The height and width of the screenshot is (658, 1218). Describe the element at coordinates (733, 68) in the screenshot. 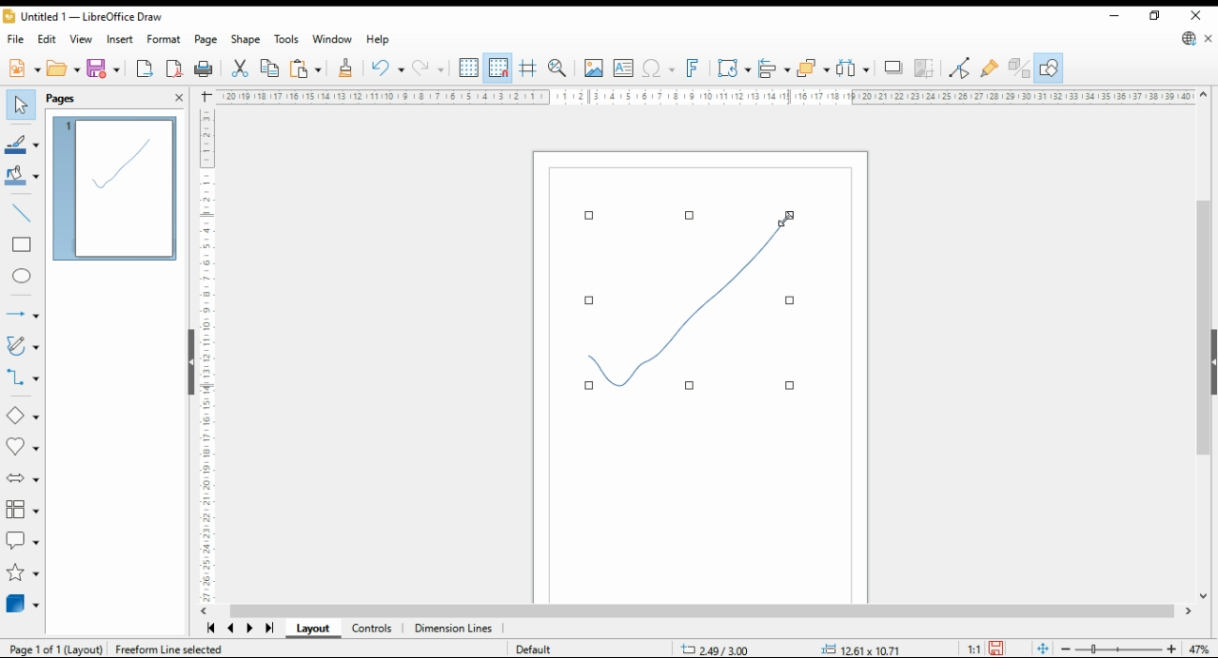

I see `transformations` at that location.